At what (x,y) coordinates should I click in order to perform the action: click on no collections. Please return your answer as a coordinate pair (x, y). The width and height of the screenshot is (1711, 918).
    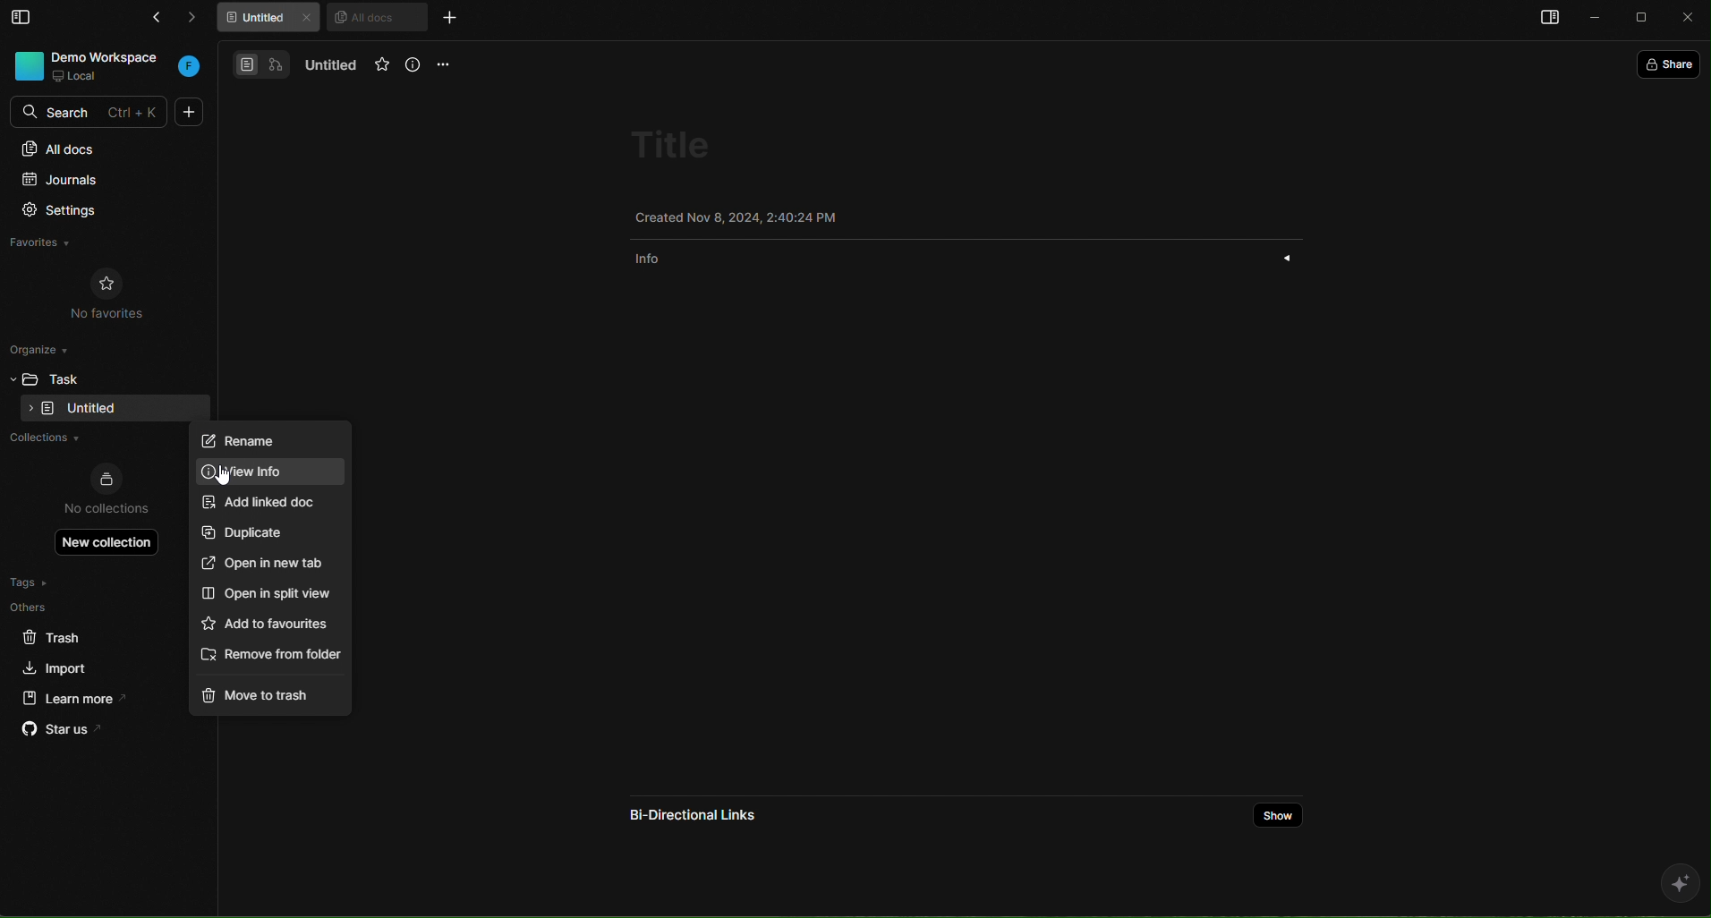
    Looking at the image, I should click on (106, 491).